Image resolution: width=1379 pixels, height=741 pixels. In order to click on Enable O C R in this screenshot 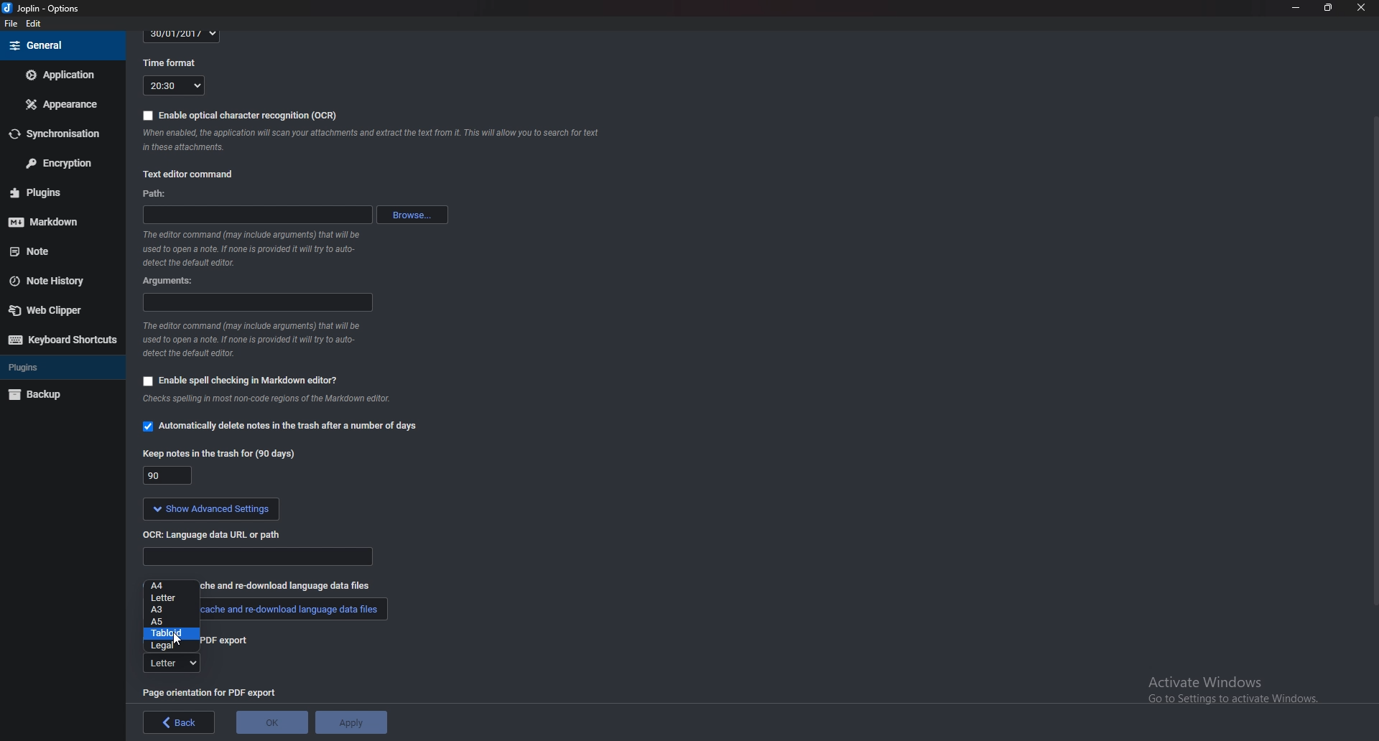, I will do `click(241, 116)`.